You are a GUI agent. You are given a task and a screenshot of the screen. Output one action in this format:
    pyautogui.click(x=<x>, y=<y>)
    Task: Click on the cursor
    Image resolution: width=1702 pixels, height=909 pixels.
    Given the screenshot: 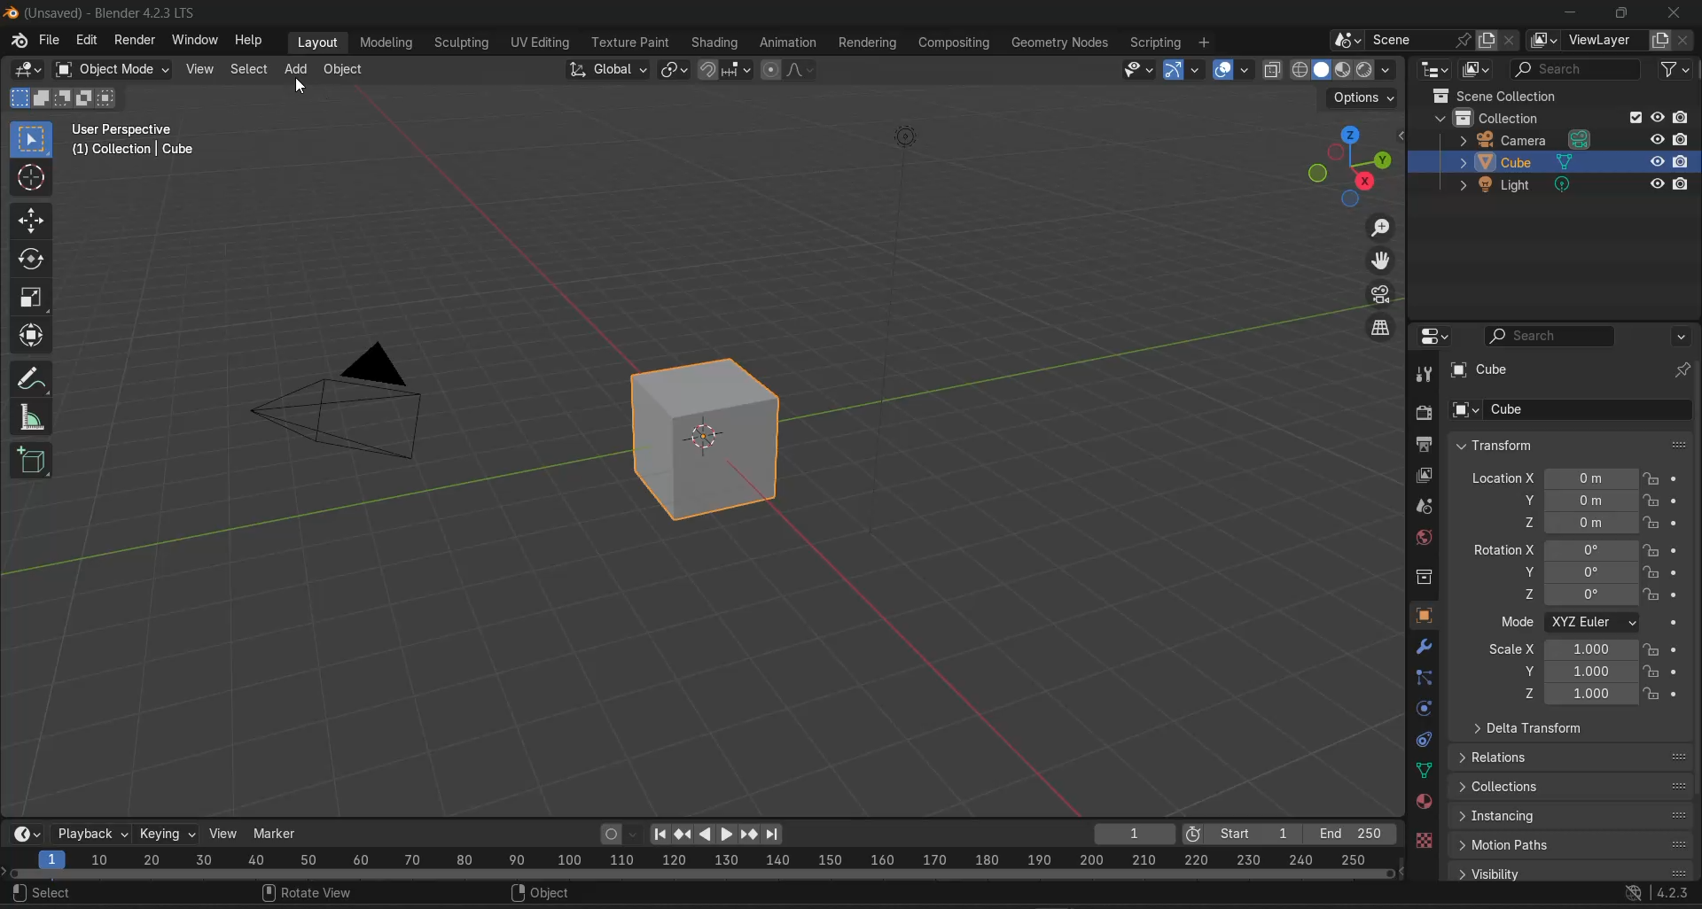 What is the action you would take?
    pyautogui.click(x=33, y=180)
    